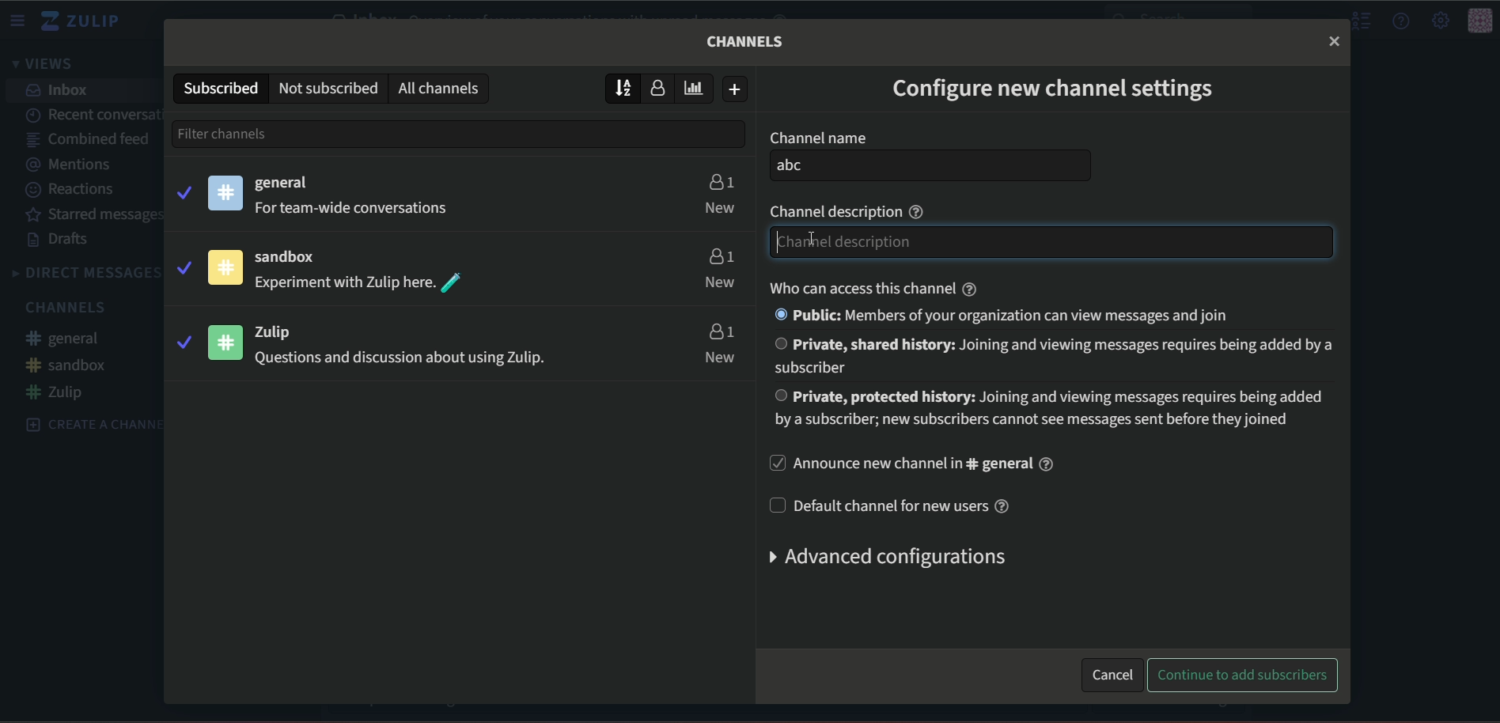 Image resolution: width=1500 pixels, height=723 pixels. What do you see at coordinates (47, 65) in the screenshot?
I see `views` at bounding box center [47, 65].